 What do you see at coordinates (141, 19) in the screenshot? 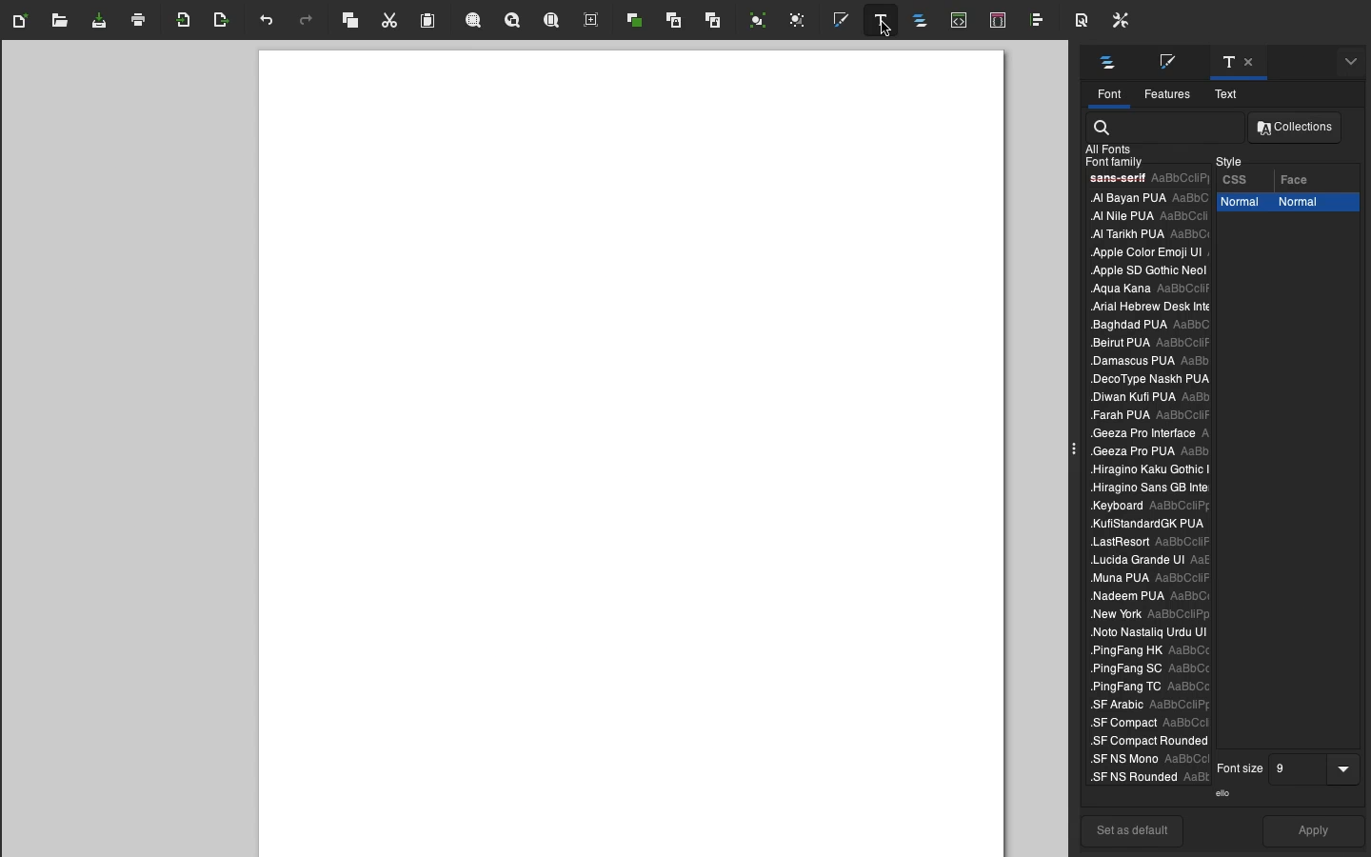
I see `Print` at bounding box center [141, 19].